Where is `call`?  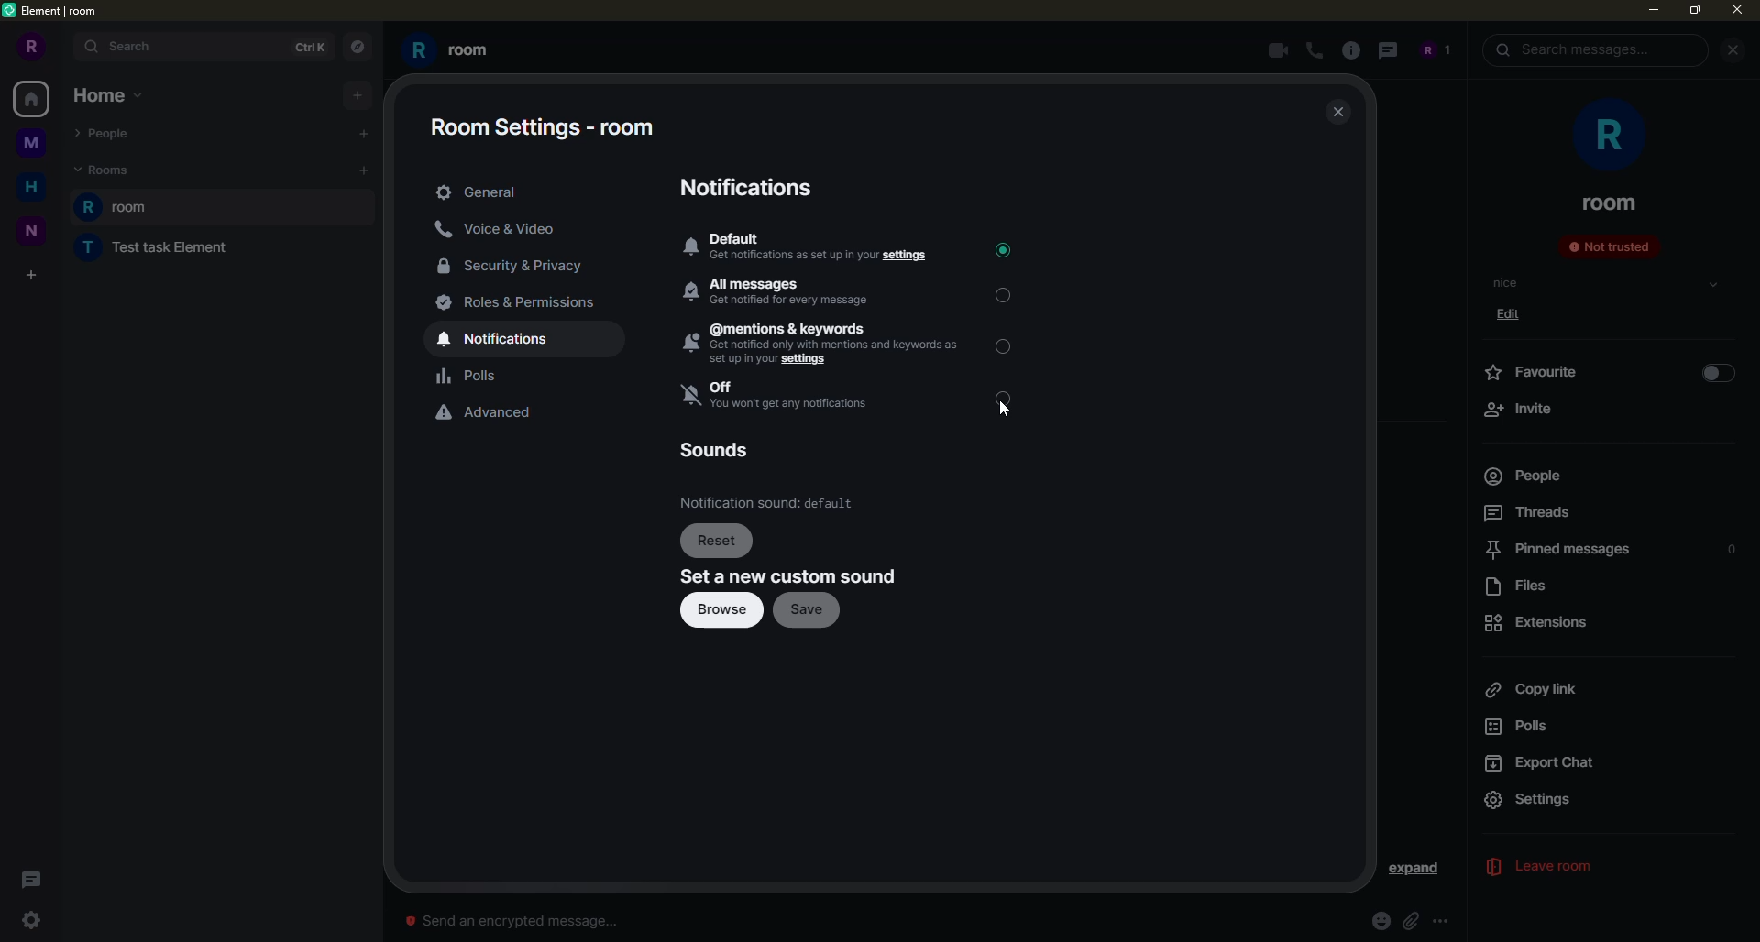
call is located at coordinates (1316, 52).